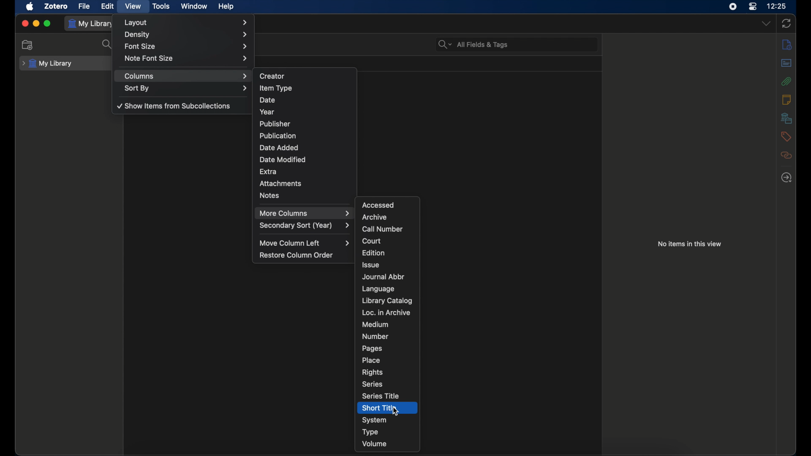 The image size is (811, 456). I want to click on dropdown, so click(766, 23).